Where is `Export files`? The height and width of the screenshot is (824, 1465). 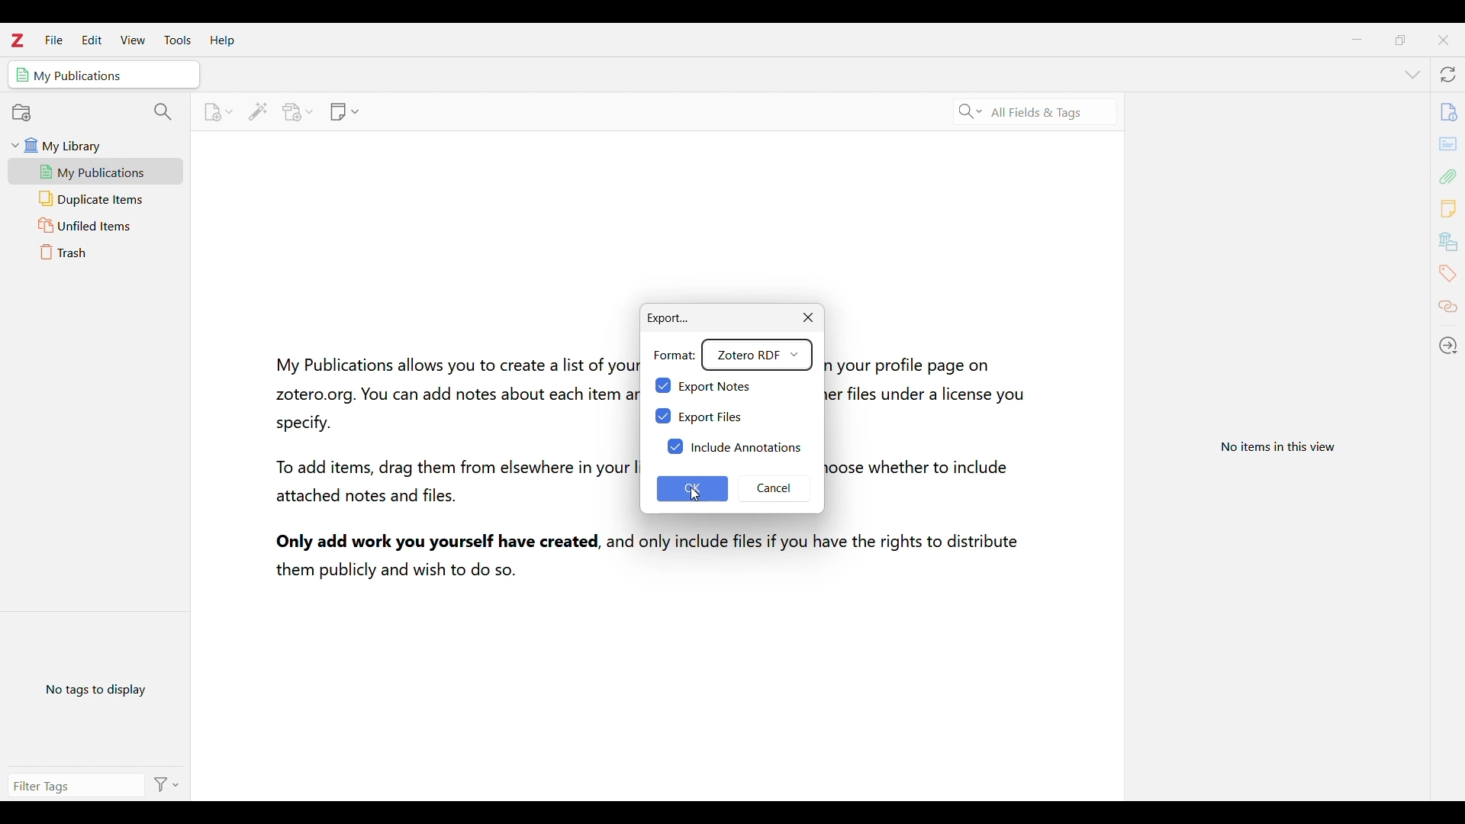
Export files is located at coordinates (707, 417).